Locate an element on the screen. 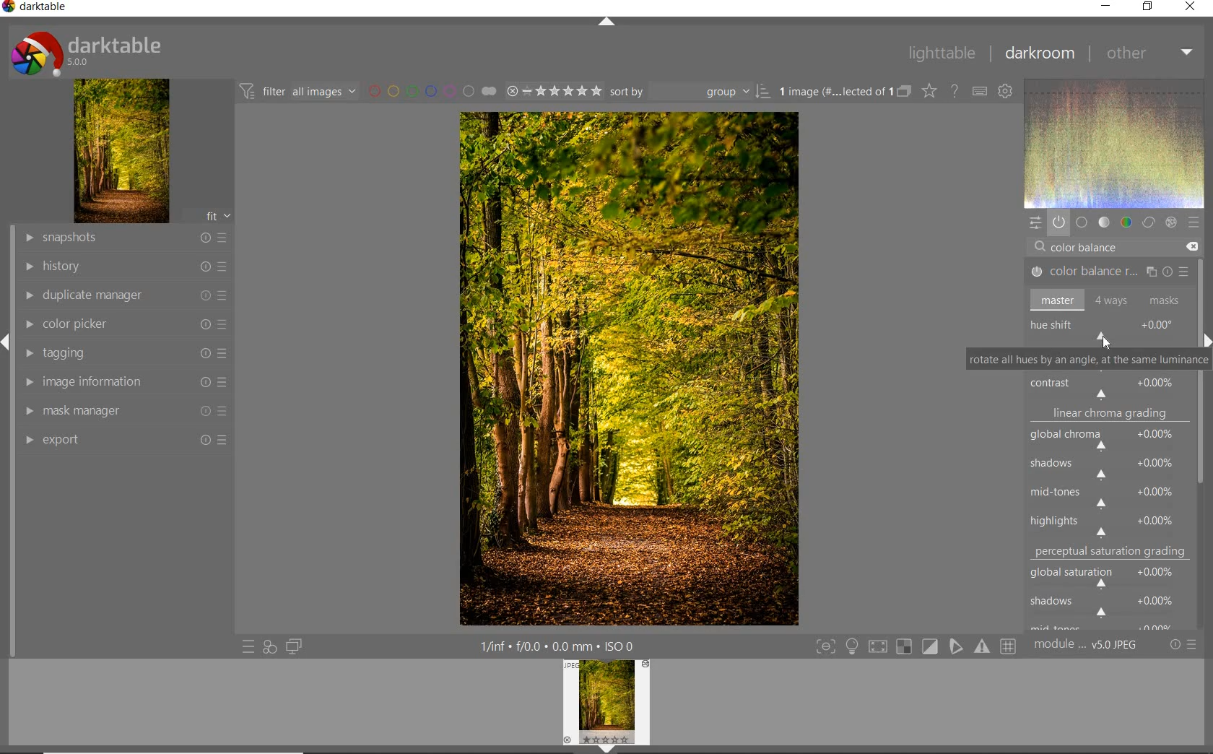  selected image is located at coordinates (628, 369).